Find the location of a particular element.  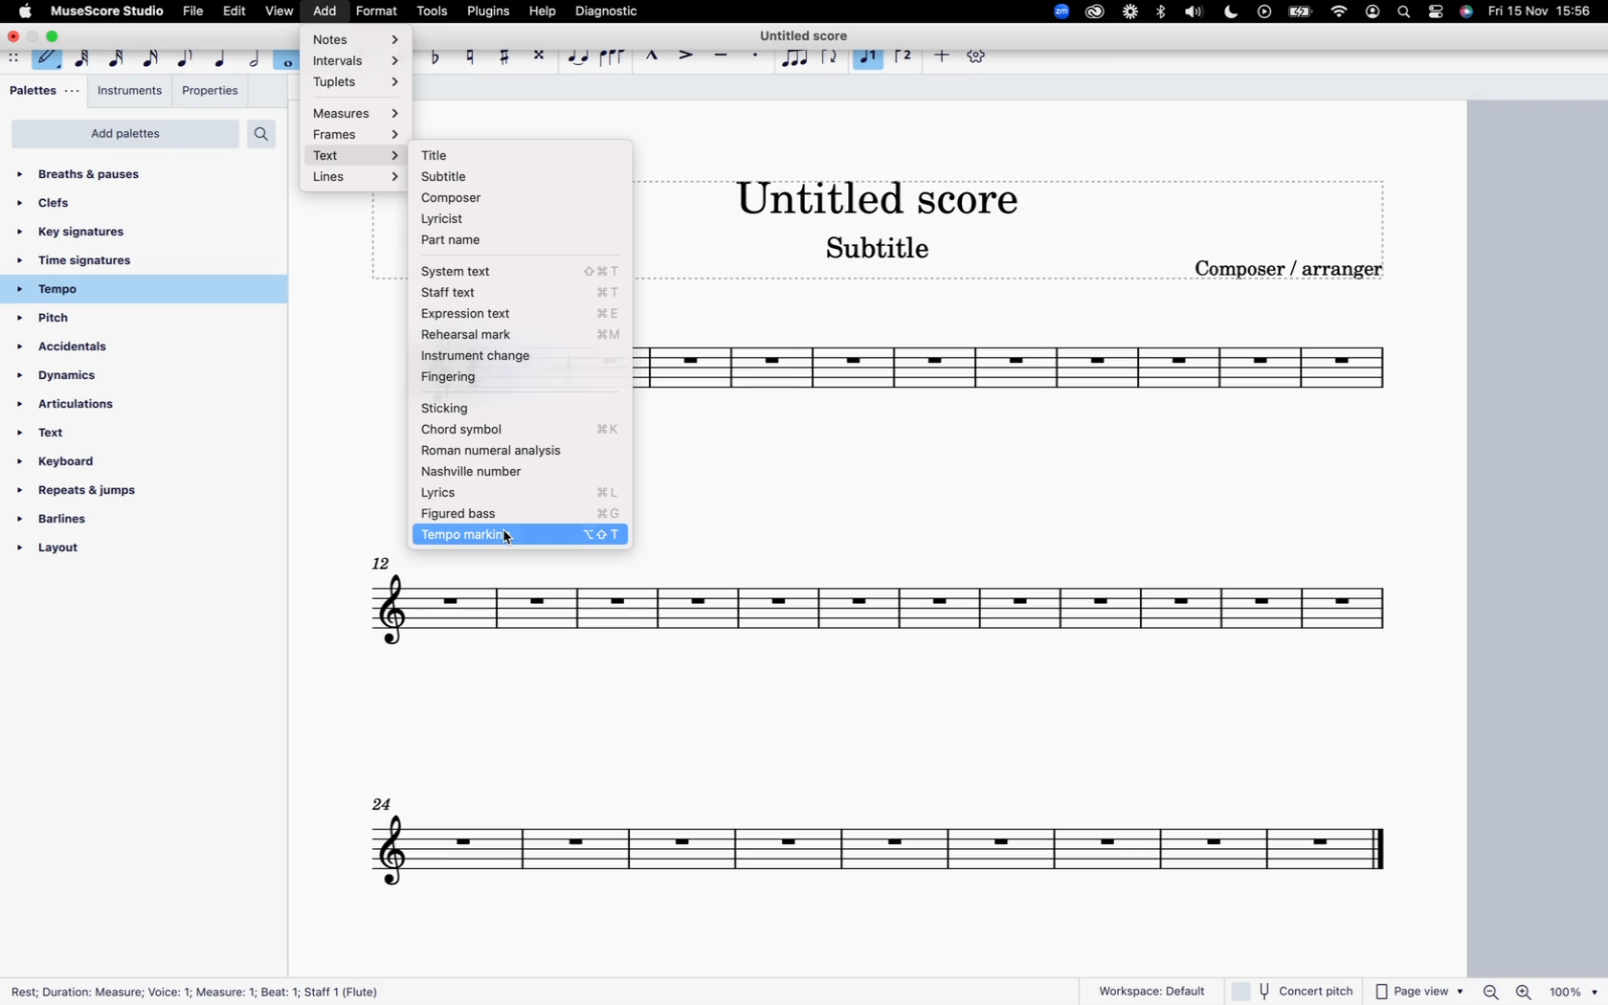

barlines is located at coordinates (107, 522).